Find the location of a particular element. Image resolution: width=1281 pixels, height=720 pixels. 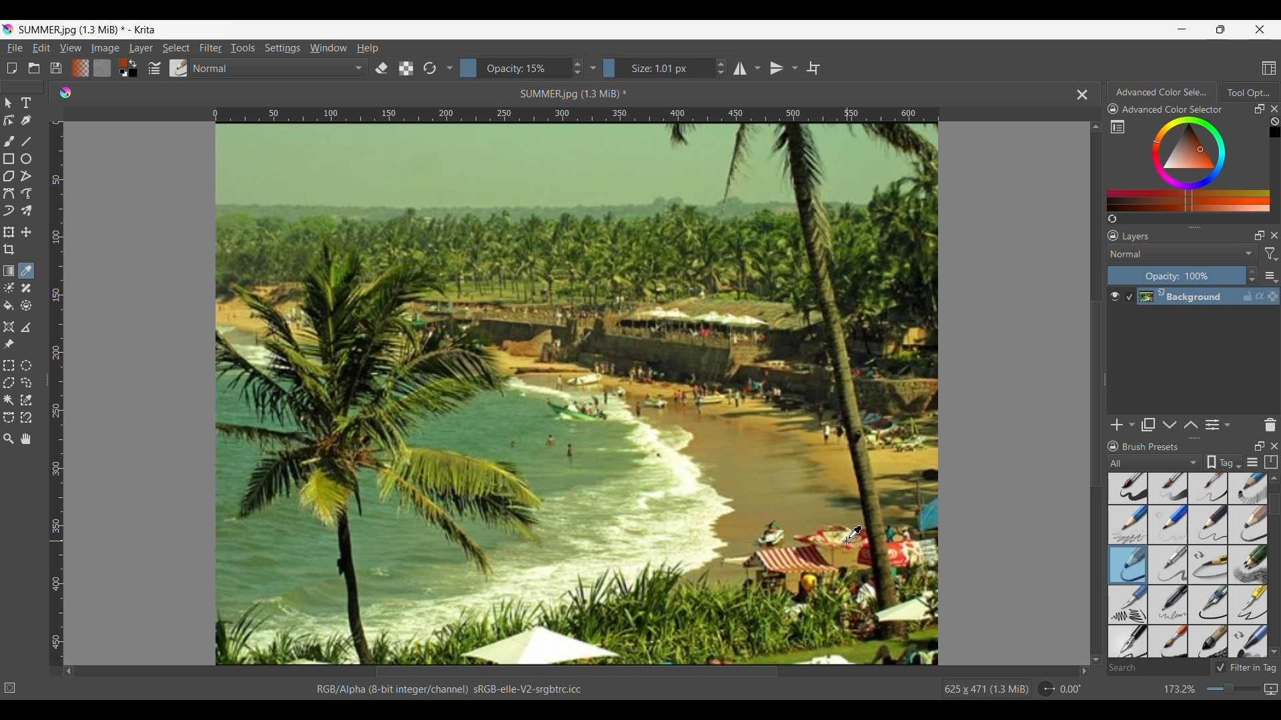

Close is located at coordinates (1275, 446).